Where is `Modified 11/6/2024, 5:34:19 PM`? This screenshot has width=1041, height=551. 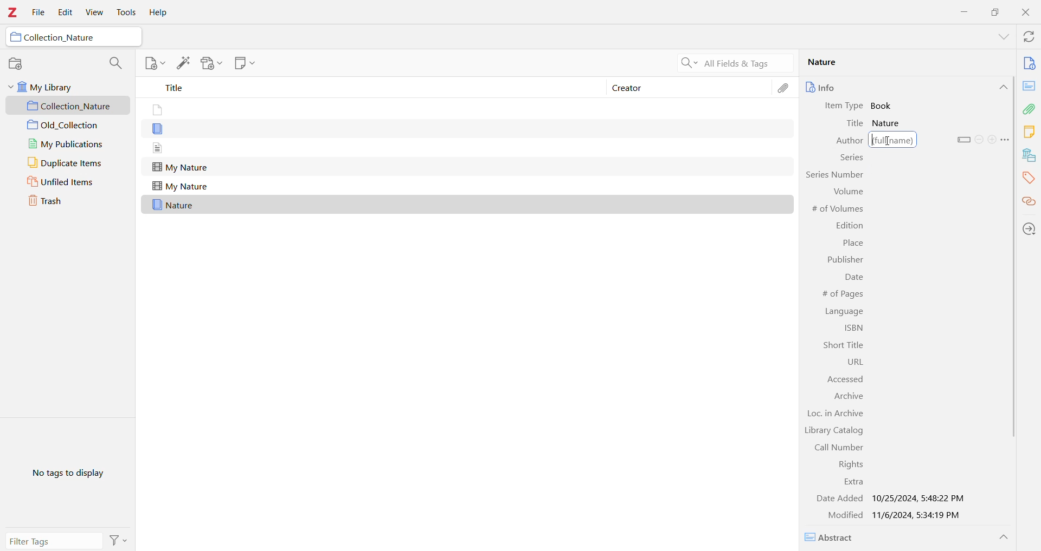
Modified 11/6/2024, 5:34:19 PM is located at coordinates (896, 516).